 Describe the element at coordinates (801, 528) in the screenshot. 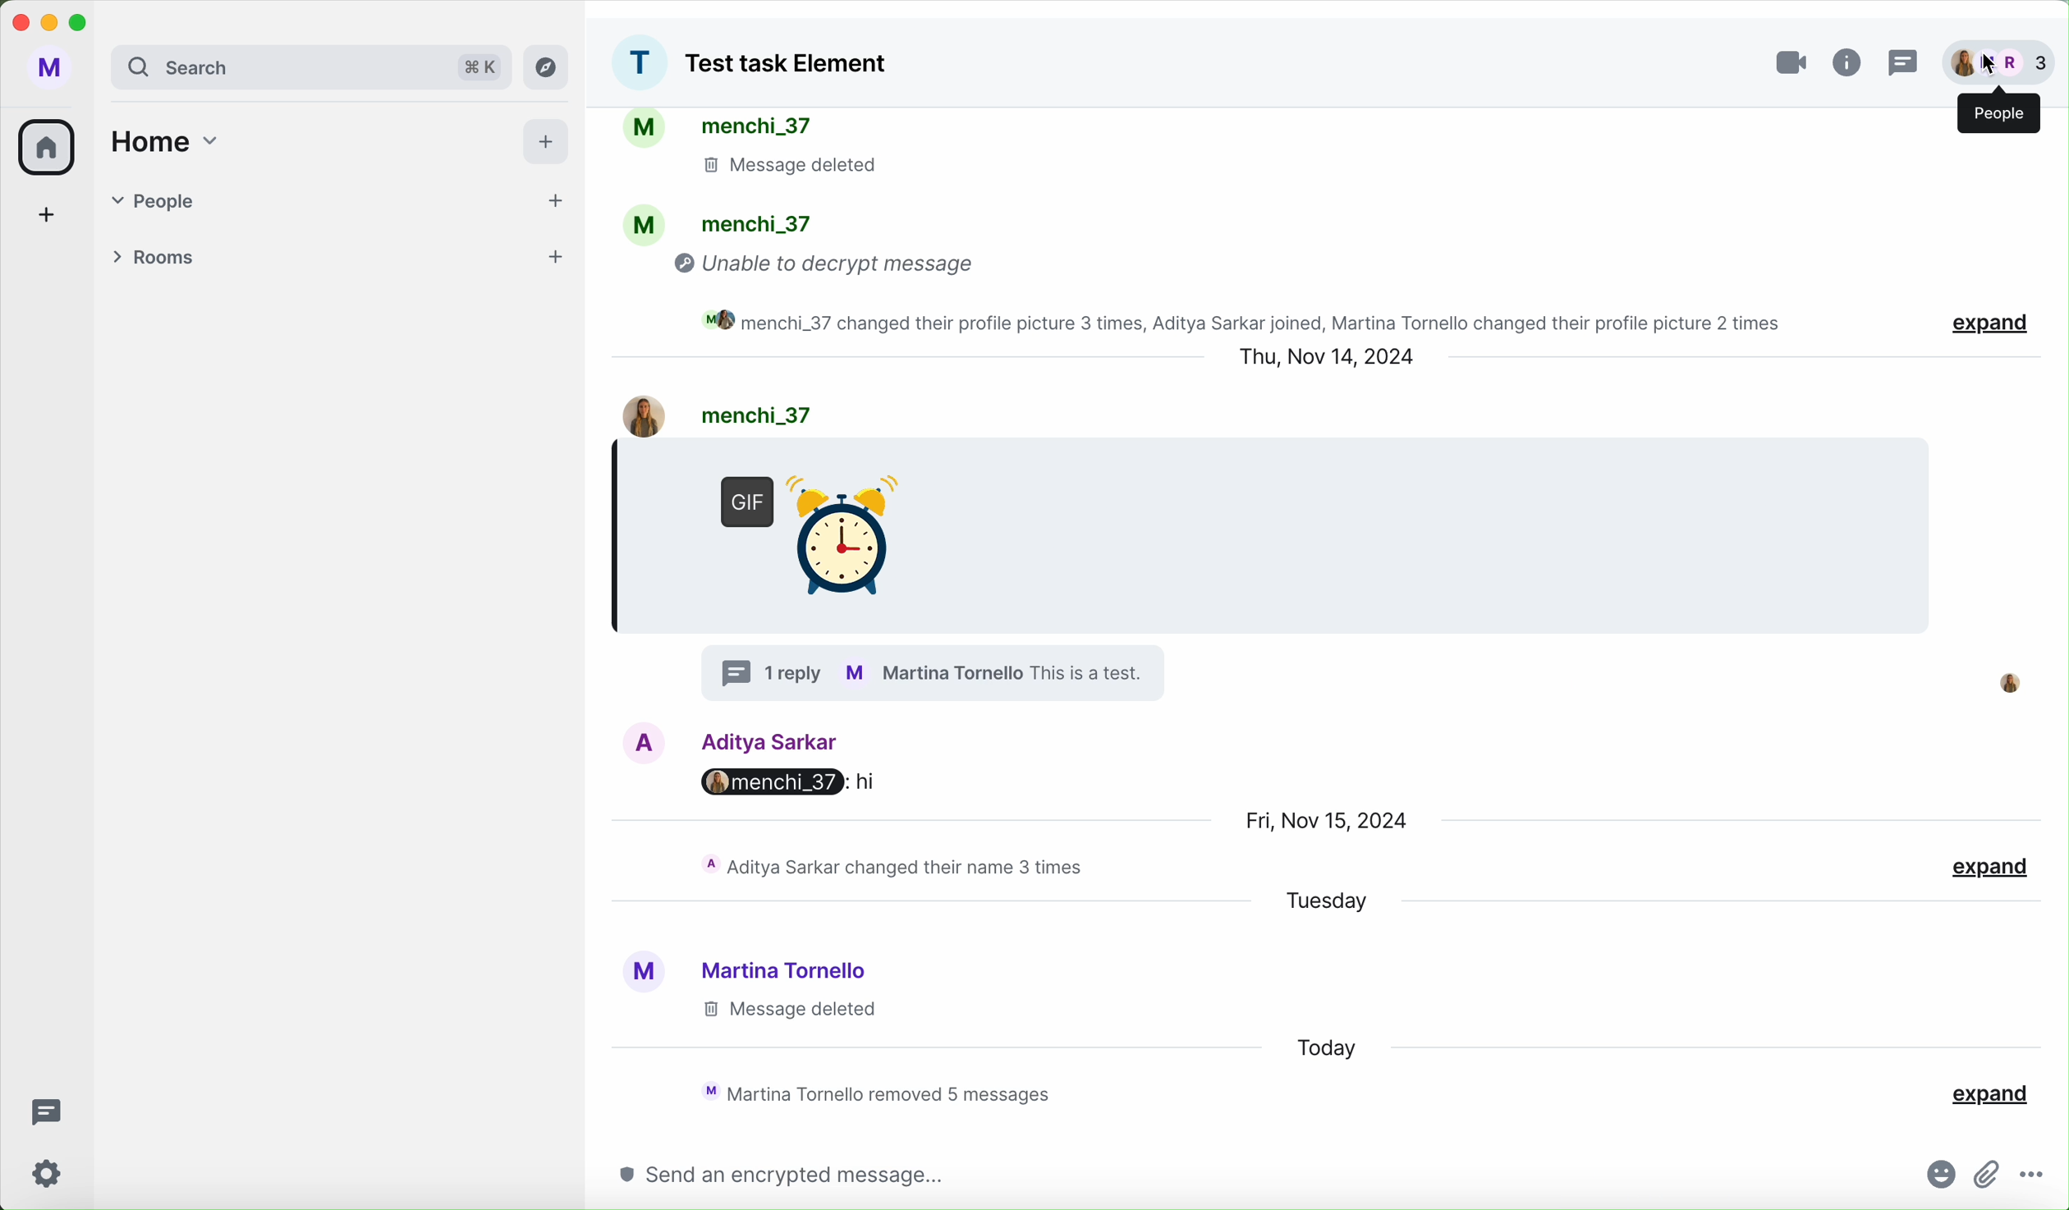

I see `GIF` at that location.